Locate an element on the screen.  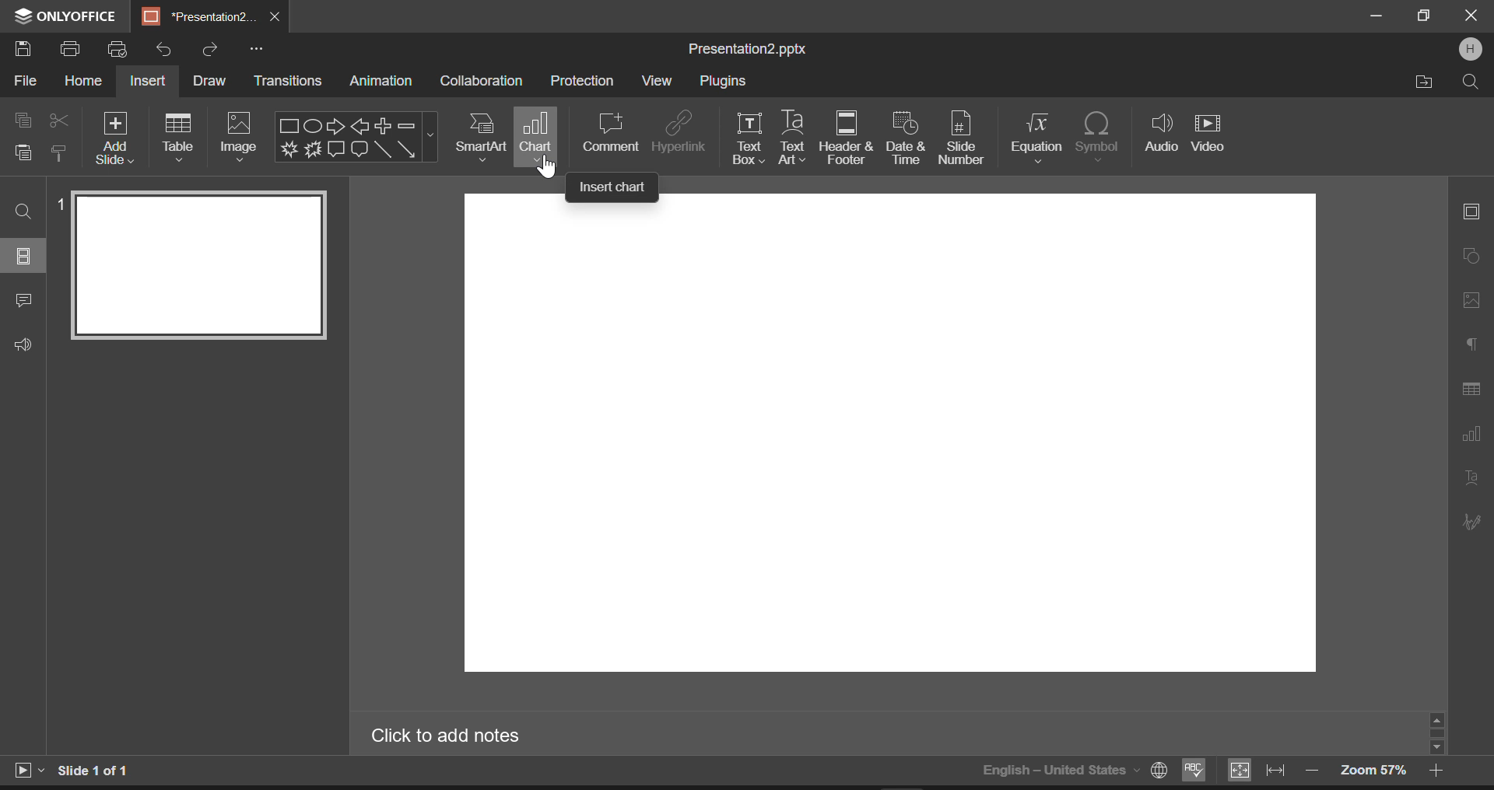
Header & Footer is located at coordinates (846, 137).